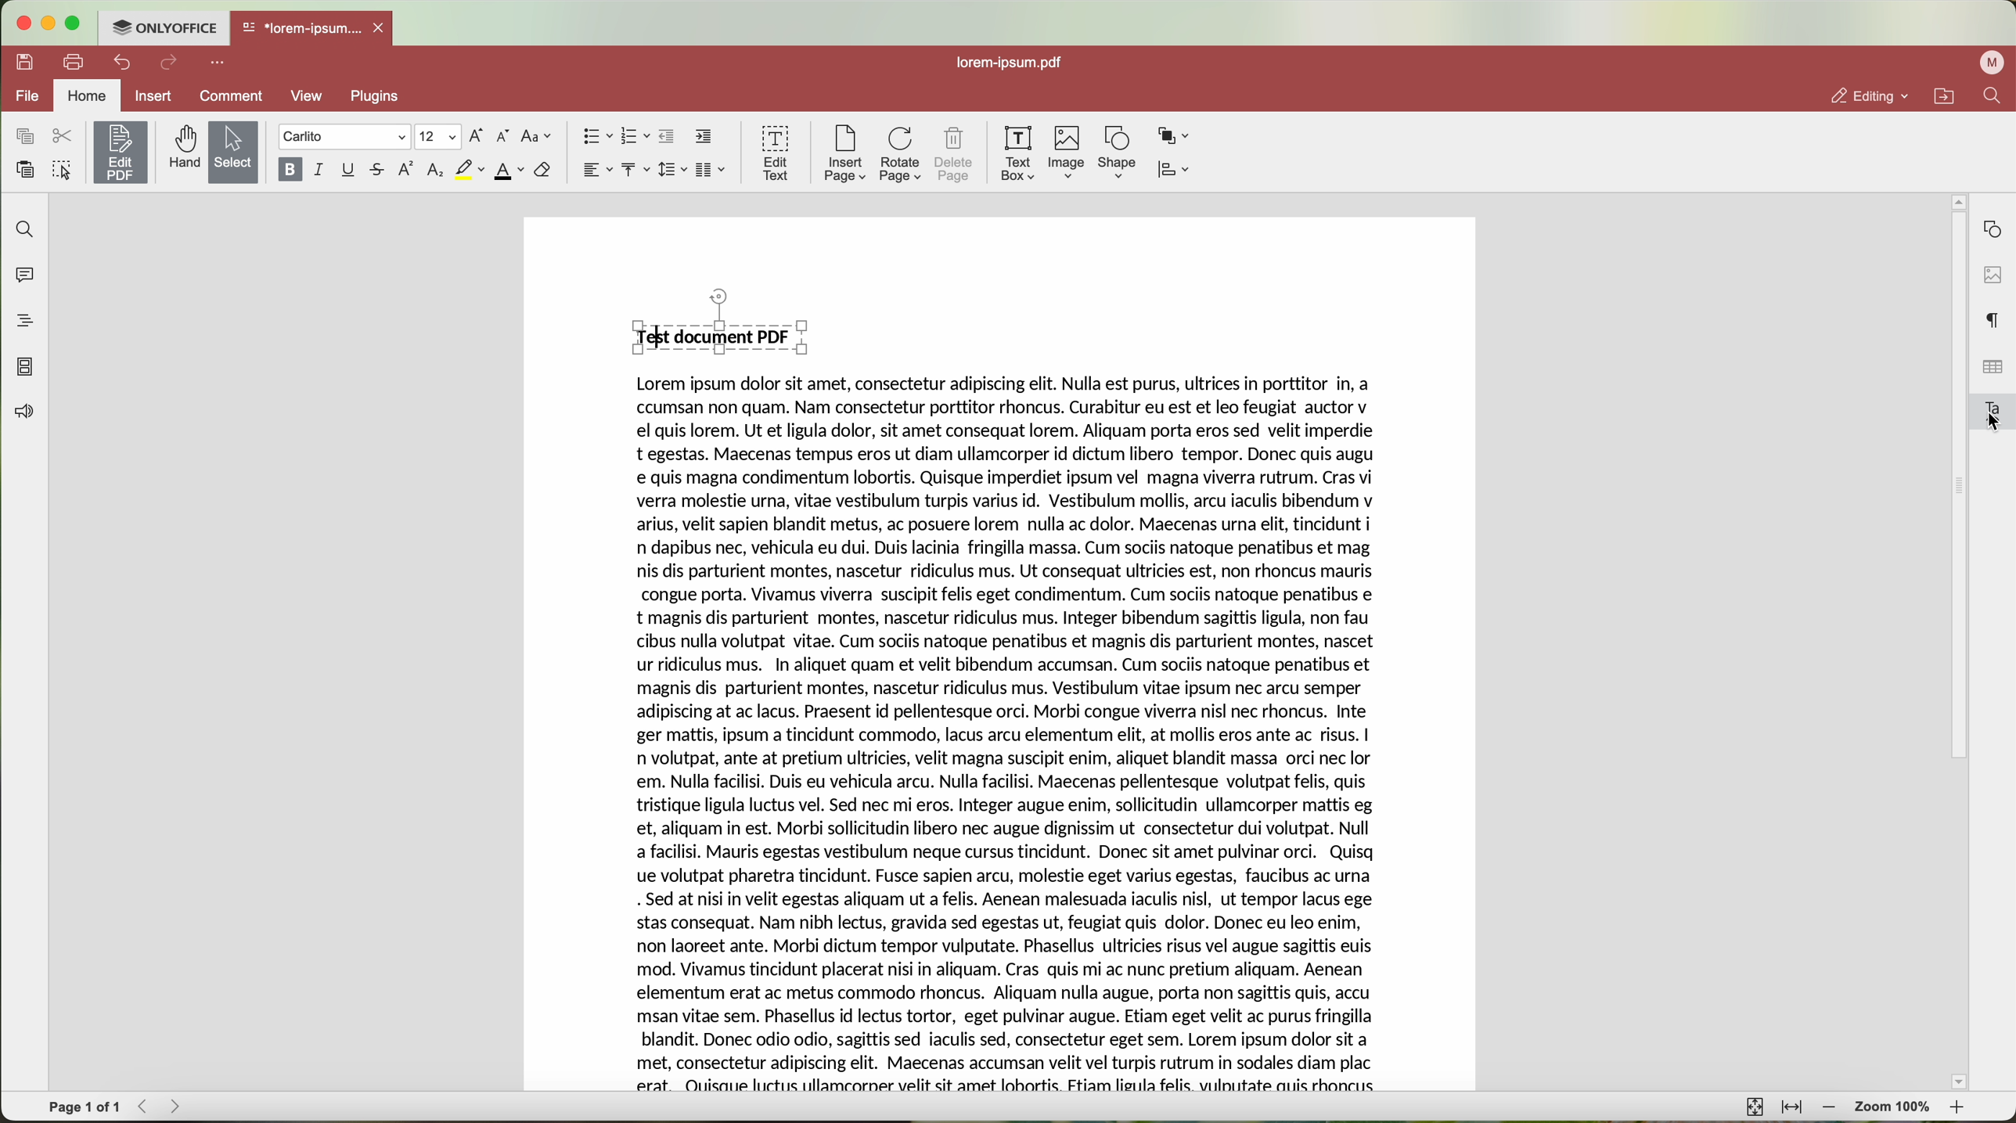 The image size is (2016, 1123). Describe the element at coordinates (1009, 736) in the screenshot. I see `Lorem Ipsum dolor sit amet, consectetur adipiscing elit. Nulla est purus, ultrices in porttitor In, a
ccumsan non quam. Nam consectetur porttitor rhoncus. Curabitur eu est et leo feugiat auctor v
el quis lorem. Ut et ligula dolor, sit amet consequat lorem. Aliquam porta eros sed velit imperdie
t egestas. Maecenas tempus eros ut diam ullamcorper id dictum libero tempor. Donec quis augu
e quis magna condimentum lobortis. Quisque imperdiet ipsum vel magna viverra rutrum. Cras vi
verra molestie urna, vitae vestibulum turpis varius id. Vestibulum mollis, arcu iaculis bibendum v
arius, velit sapien blandit metus, ac posuere lorem nulla ac dolor. Maecenas urna elit, tincidunt i
n dapibus nec, vehicula eu dui. Duis lacinia fringilla massa. Cum sociis natoque penatibus et mag
nis dis parturient montes, nascetur ridiculus mus. Ut consequat ultricies est, non rhoncus mauris
congue porta. Vivamus viverra suscipit felis eget condimentum. Cum sociis natoque penatibus e
t magnis dis parturient montes, nascetur ridiculus mus. Integer bibendum sagittis ligula, non fau
cibus nulla volutpat vitae. Cum sociis natoque penatibus et magnis dis parturient montes, nascet
ur ridiculus mus. In aliquet quam et velit bibendum accumsan. Cum sociis natoque penatibus et
magnis dis parturient montes, nascetur ridiculus mus. Vestibulum vitae ipsum nec arcu semper
adipiscing at ac lacus. Praesent id pellentesque orci. Morbi congue viverra nisl nec rhoncus. Inte
ger mattis, ipsum a tincidunt commodo, lacus arcu elementum elit, at mollis eros ante ac risus. |
n volutpat, ante at pretium ultricies, velit magna suscipit enim, aliquet blandit massa orci nec lor
em. Nulla facilisi. Duis eu vehicula arcu. Nulla facilisi. Maecenas pellentesque volutpat felis, quis
tristique ligula luctus vel. Sed nec mi eros. Integer augue enim, sollicitudin ullamcorper mattis eg
et, aliquam in est. Morbi sollicitudin libero nec augue dignissim ut consectetur dui volutpat. Null
a facilisi. Mauris egestas vestibulum neque cursus tincidunt. Donec sit amet pulvinar orci. Quisq
ue volutpat pharetra tincidunt. Fusce sapien arcu, molestie eget varius egestas, faucibus ac urna
. Sed at nisi in velit egestas aliquam ut a felis. Aenean malesuada iaculis nisl, ut tempor lacus ege
stas consequat. Nam nibh lectus, gravida sed egestas ut, feugiat quis dolor. Donec eu leo enim,
non laoreet ante. Morbi dictum tempor vulputate. Phasellus ultricies risus vel augue sagittis euis
mod. Vivamus tincidunt placerat nisi in aliquam. Cras quis mi ac nunc pretium aliquam. Aenean
elementum erat ac metus commodo rhoncus. Aliquam nulla augue, porta non sagittis quis, accu
msan vitae sem. Phasellus id lectus tortor, eget pulvinar augue. Etiam eget velit ac purus fringilla
blandit. Donec odio odio, sagittis sed iaculis sed, consectetur eget sem. Lorem ipsum dolor sit a
met, consectetur adipiscing elit. Maecenas accumsan velit vel turpis rutrum in sodales diam plac
erat. Quisaue luctus ullamecorner velit sit amet lohortis. Ftiam ligula felis. vulnutate auis rhoncus` at that location.